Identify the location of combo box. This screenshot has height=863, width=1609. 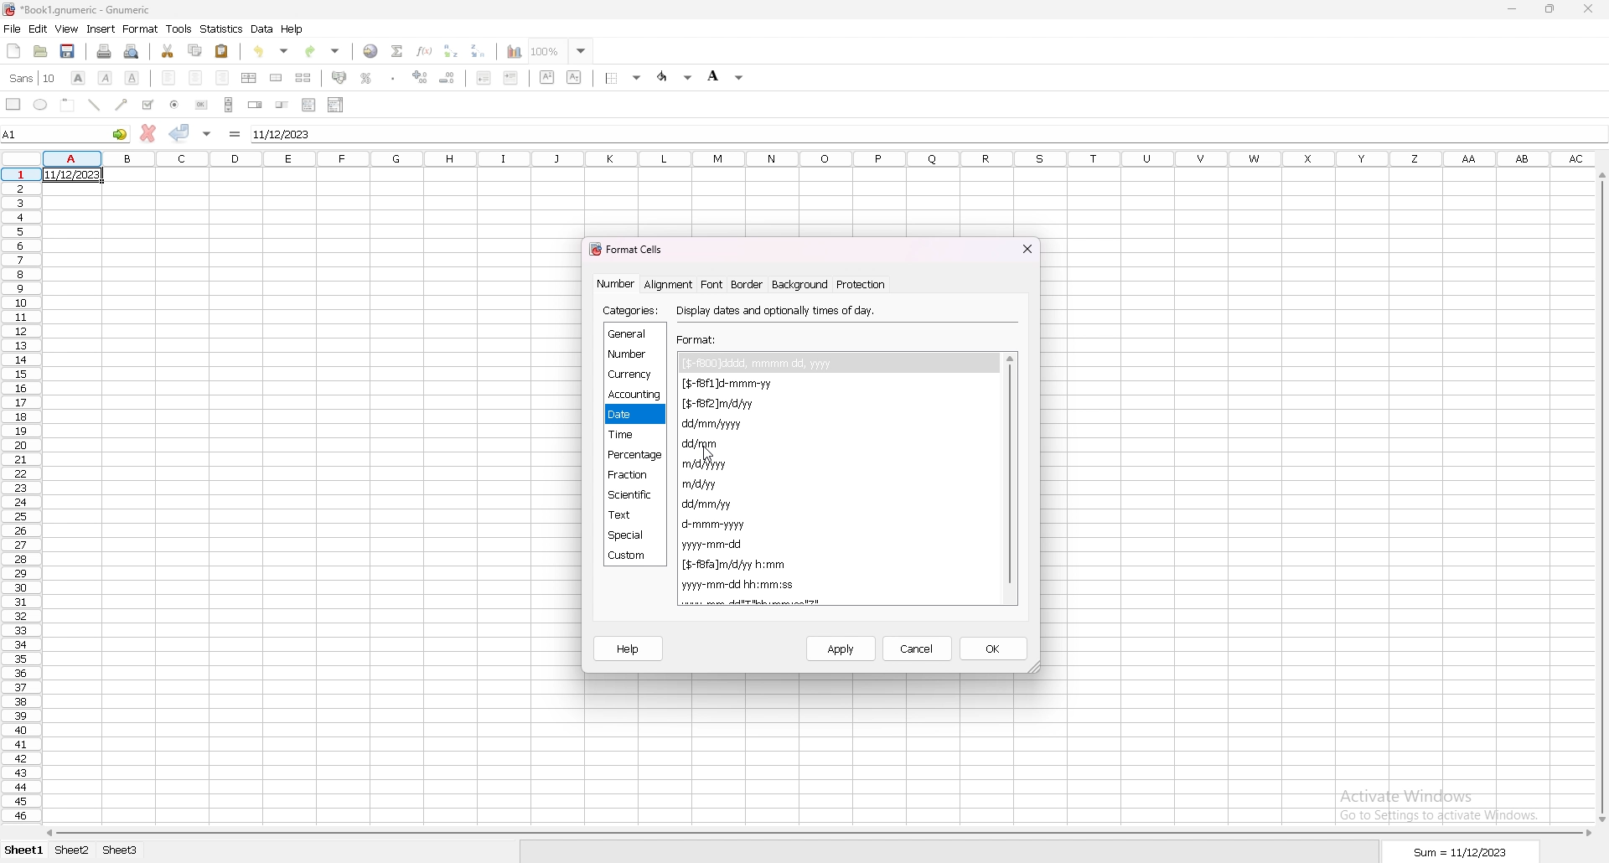
(337, 105).